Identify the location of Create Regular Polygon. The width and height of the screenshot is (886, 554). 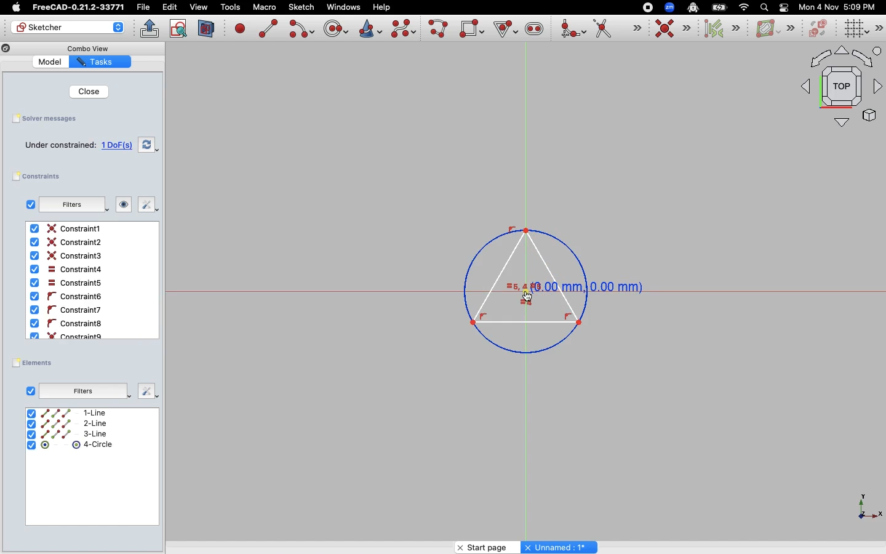
(505, 30).